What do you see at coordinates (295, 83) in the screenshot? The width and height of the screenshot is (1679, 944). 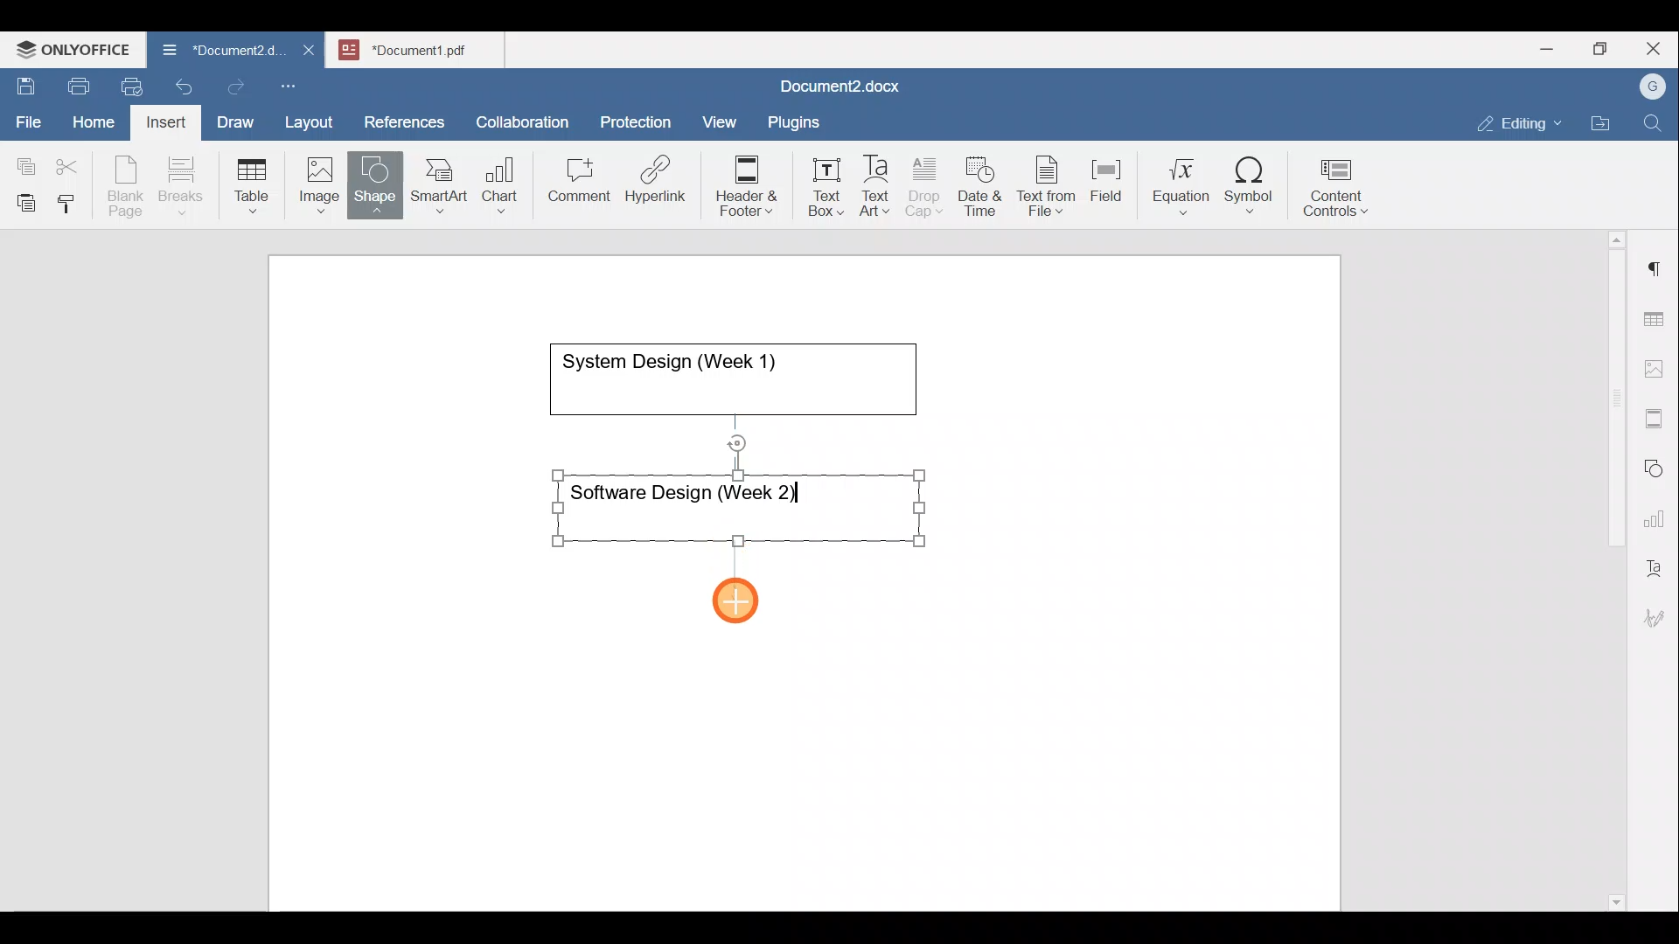 I see `Customize quick access toolbar` at bounding box center [295, 83].